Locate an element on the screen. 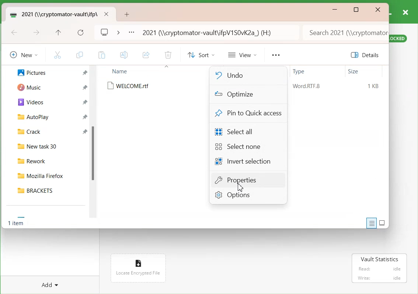  close is located at coordinates (106, 14).